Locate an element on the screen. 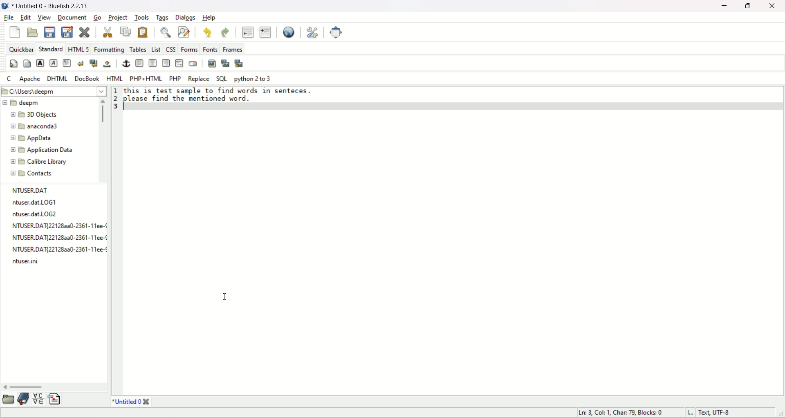  C:\users\deepm is located at coordinates (53, 91).